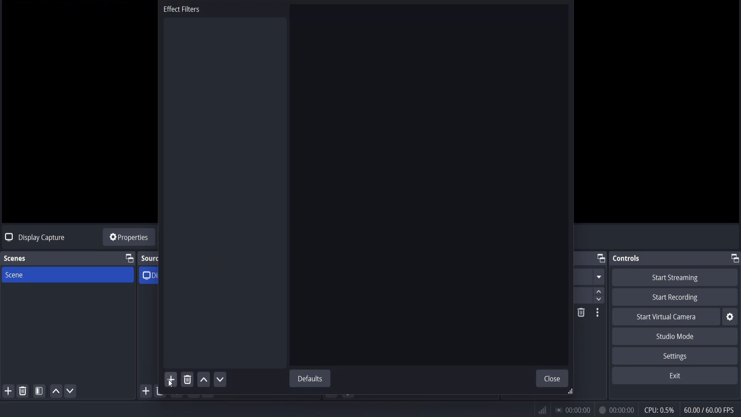 The width and height of the screenshot is (741, 417). Describe the element at coordinates (222, 379) in the screenshot. I see `move down` at that location.